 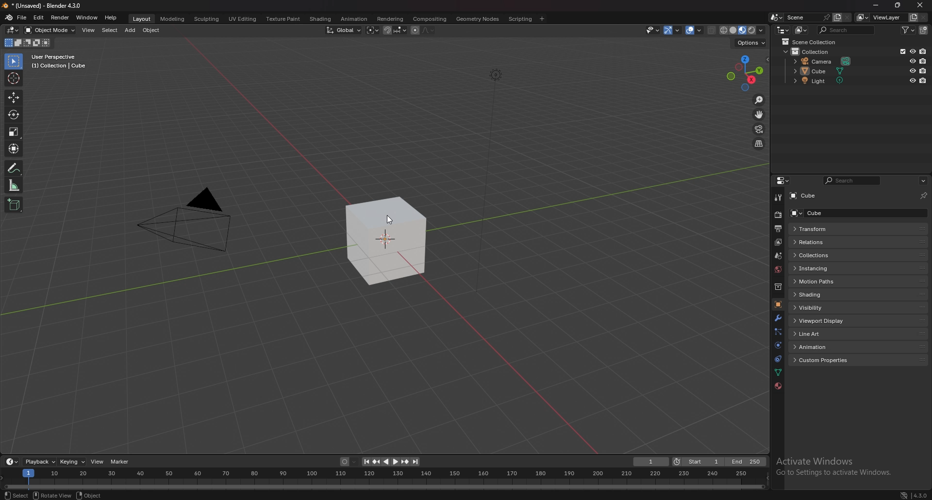 What do you see at coordinates (354, 19) in the screenshot?
I see `animation` at bounding box center [354, 19].